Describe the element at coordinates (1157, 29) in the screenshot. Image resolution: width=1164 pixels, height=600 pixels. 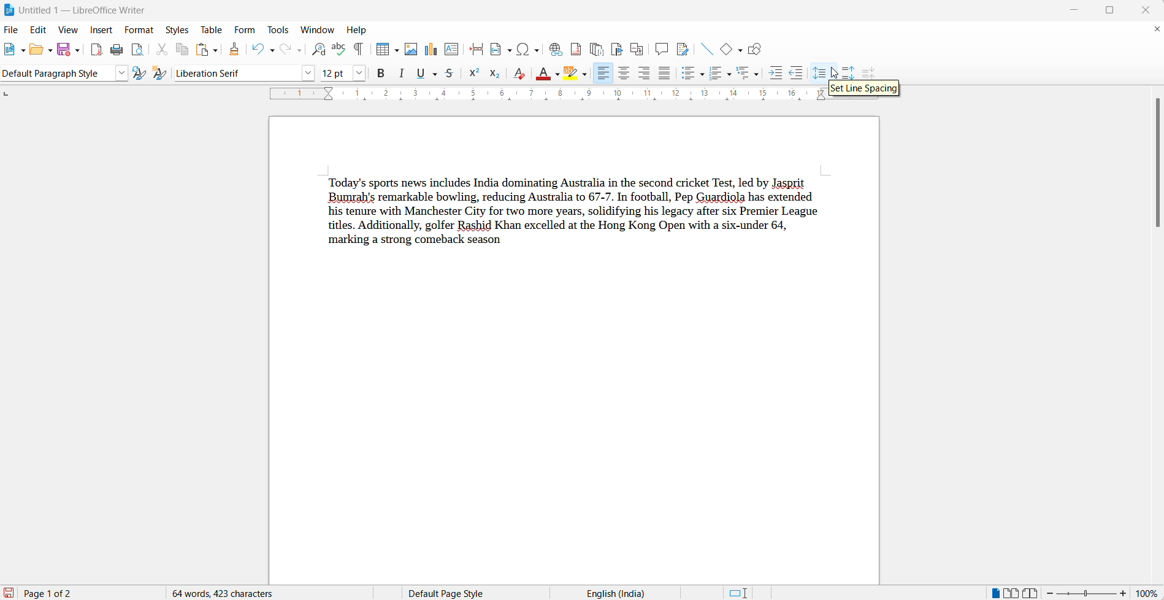
I see `close document` at that location.